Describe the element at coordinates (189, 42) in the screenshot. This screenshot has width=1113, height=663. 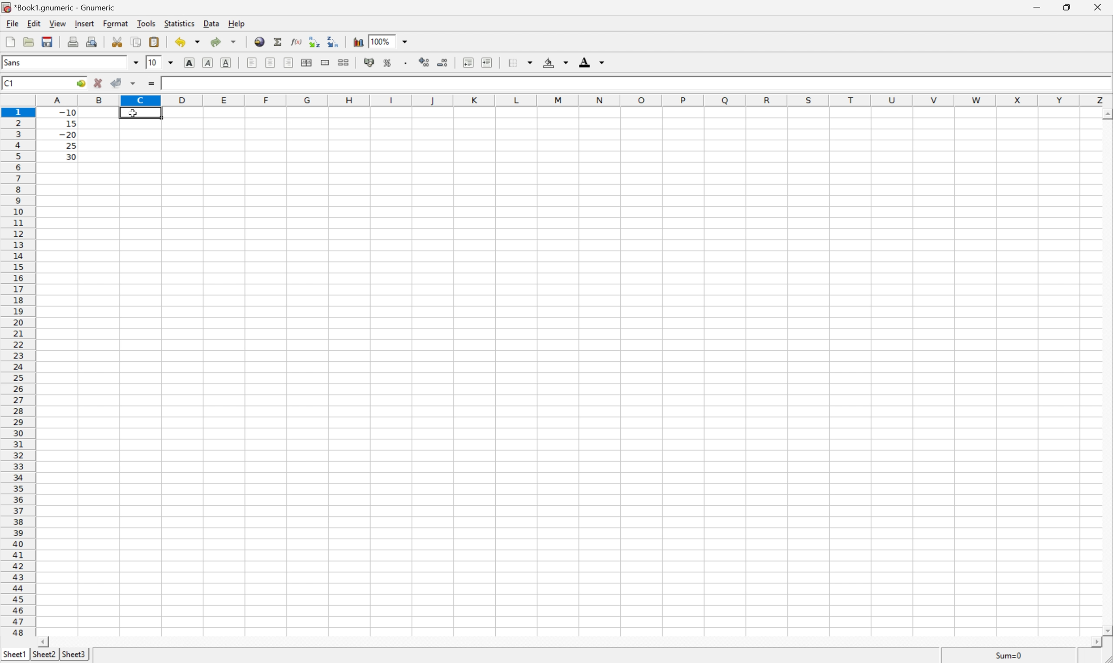
I see `Undo` at that location.